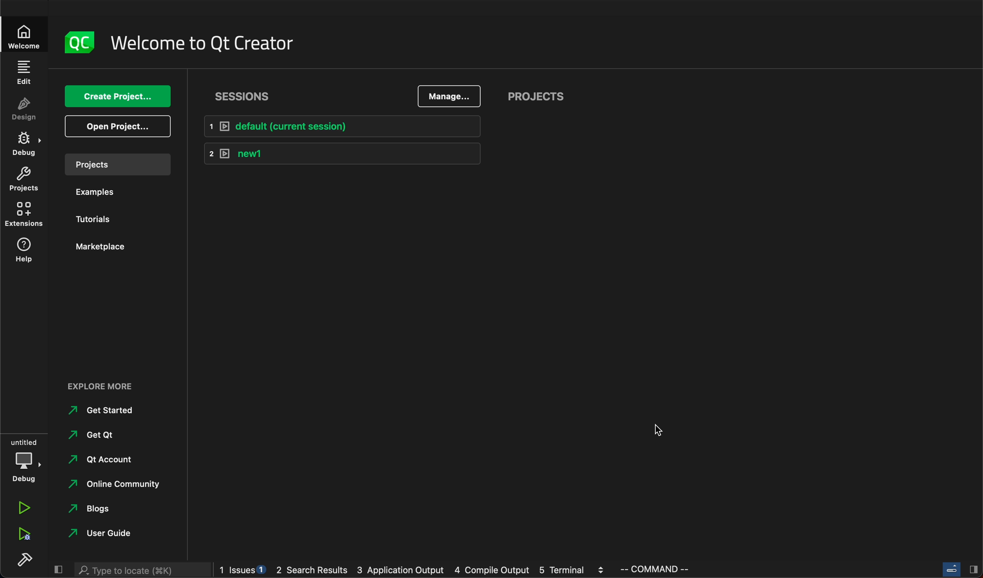  What do you see at coordinates (23, 180) in the screenshot?
I see `projects` at bounding box center [23, 180].